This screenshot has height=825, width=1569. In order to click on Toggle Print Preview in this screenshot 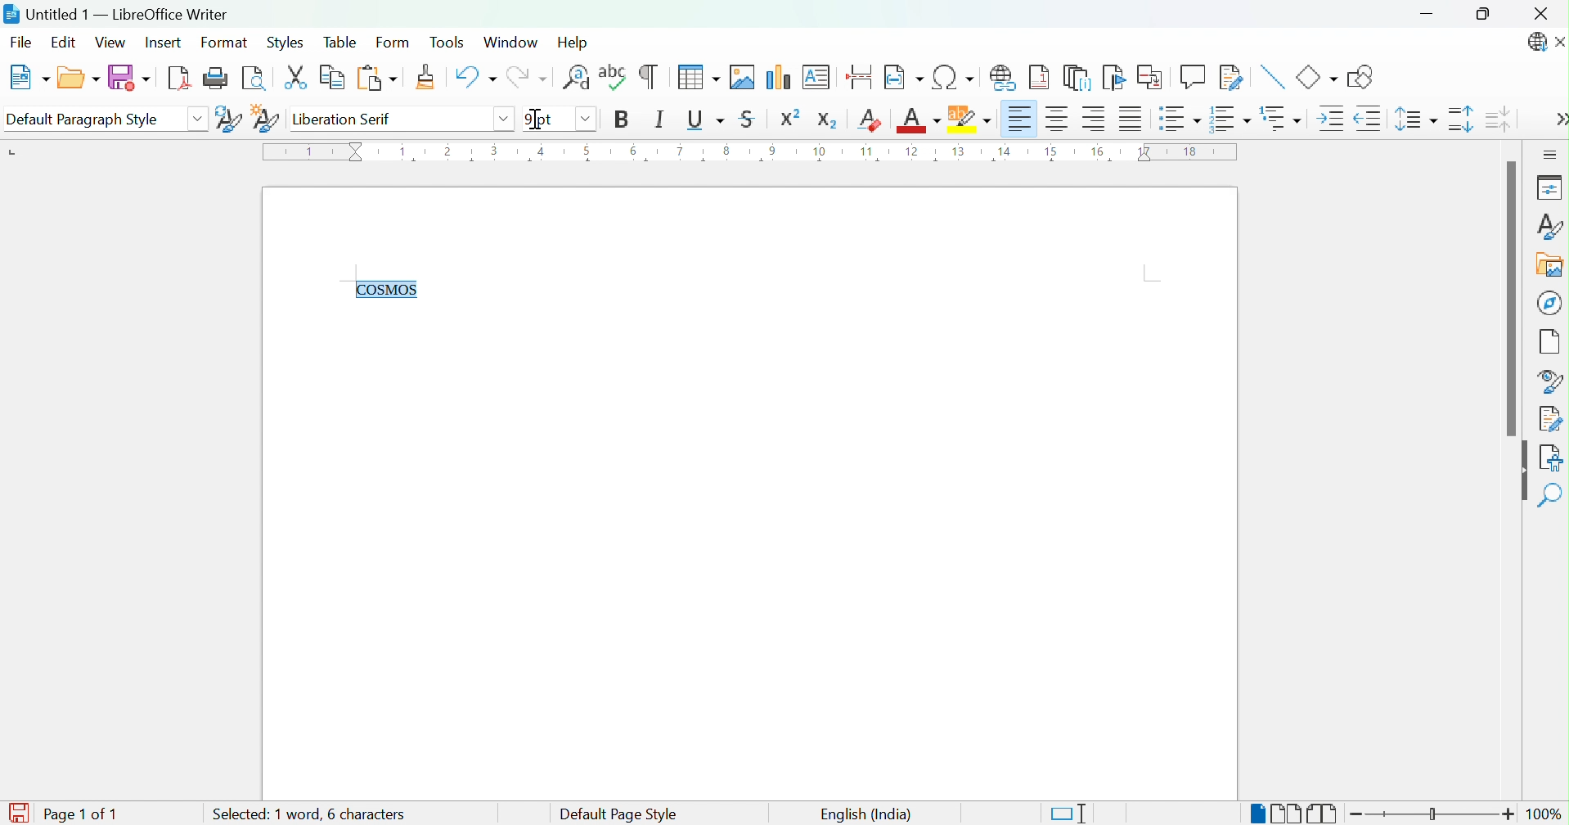, I will do `click(258, 79)`.